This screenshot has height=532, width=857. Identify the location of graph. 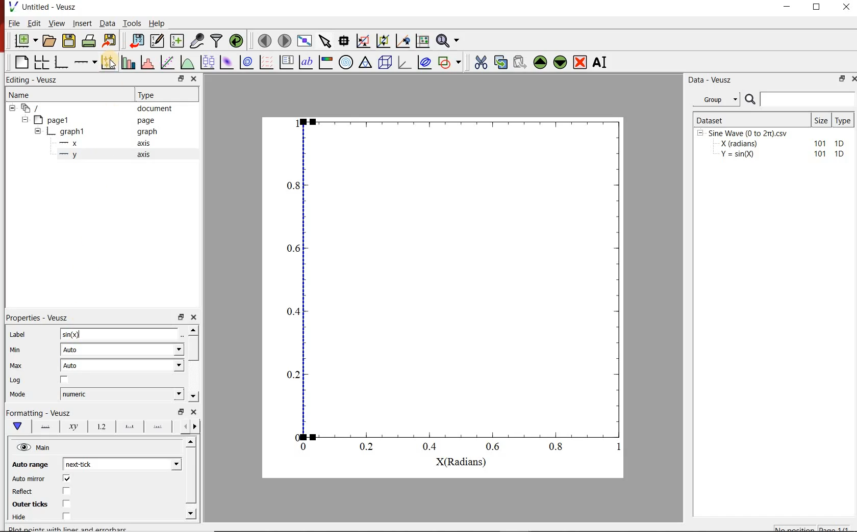
(146, 131).